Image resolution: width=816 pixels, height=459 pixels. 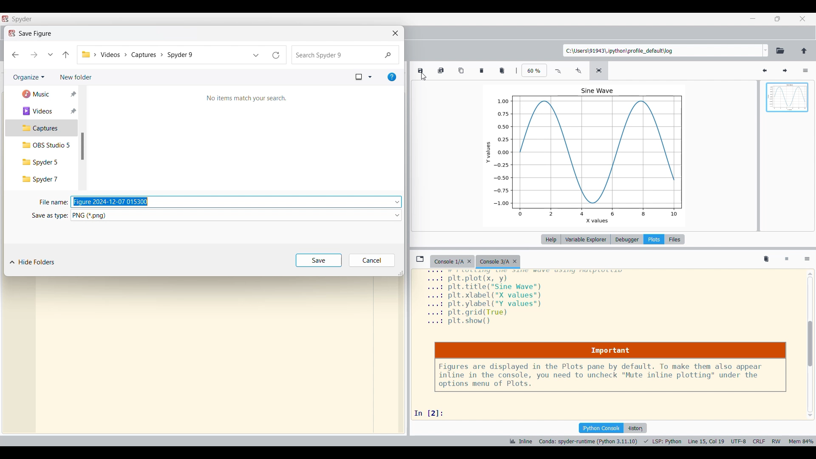 What do you see at coordinates (601, 428) in the screenshot?
I see `IPython console` at bounding box center [601, 428].